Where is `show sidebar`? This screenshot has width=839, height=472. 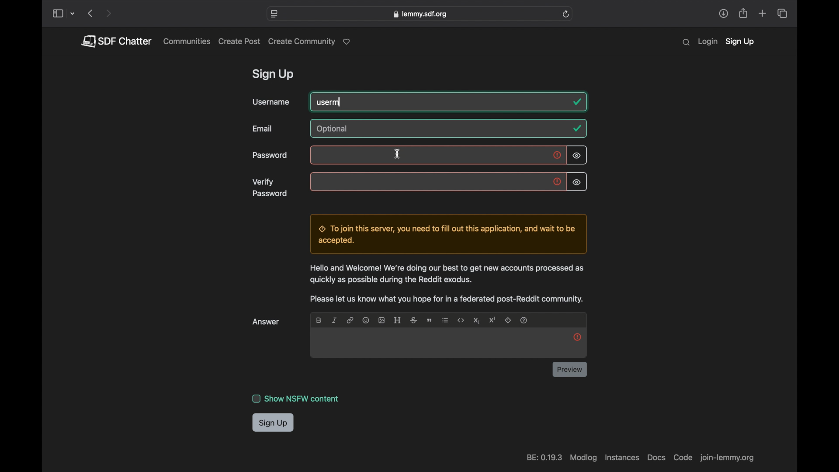 show sidebar is located at coordinates (57, 14).